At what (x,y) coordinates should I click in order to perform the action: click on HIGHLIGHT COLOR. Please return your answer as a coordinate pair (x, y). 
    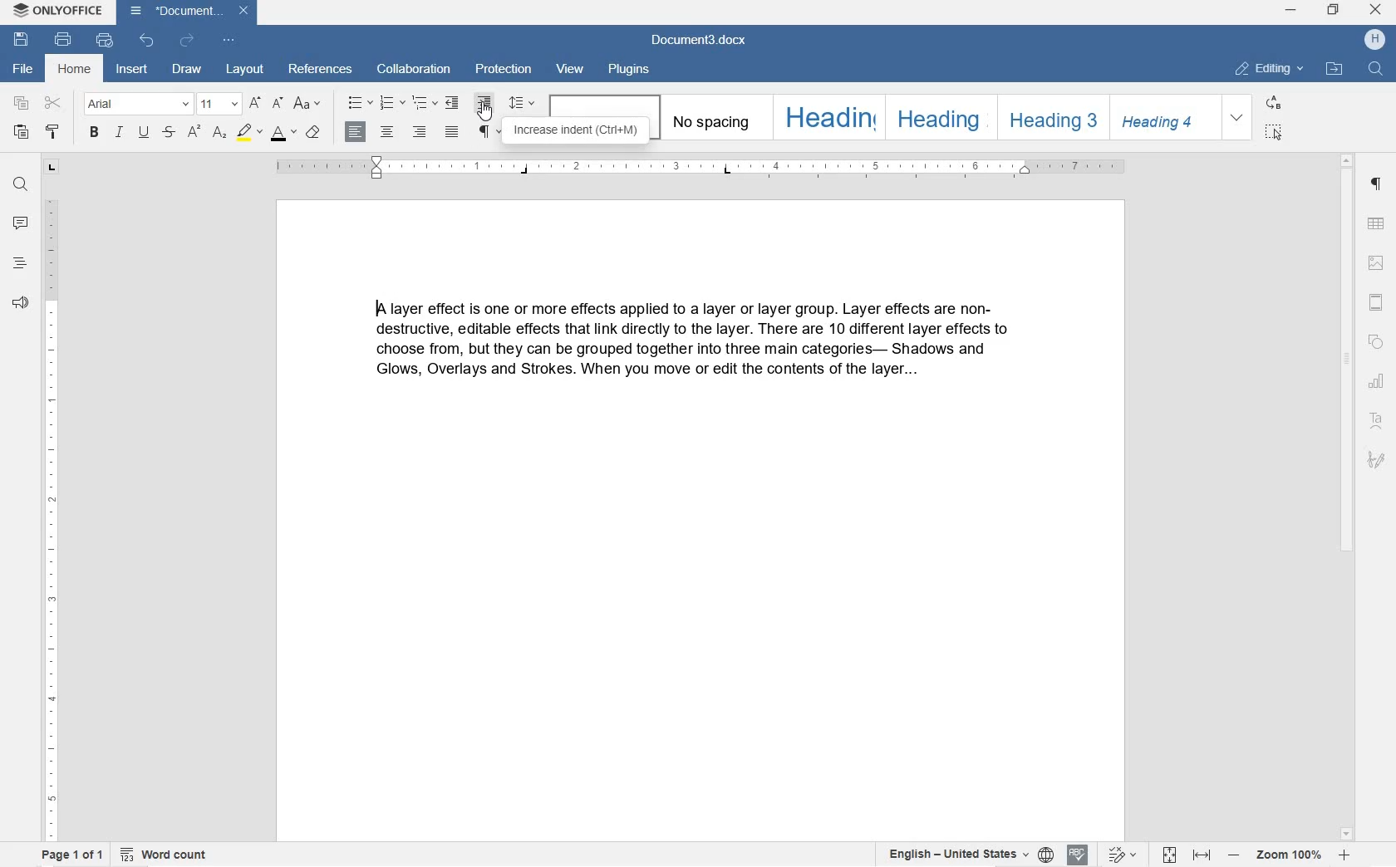
    Looking at the image, I should click on (248, 135).